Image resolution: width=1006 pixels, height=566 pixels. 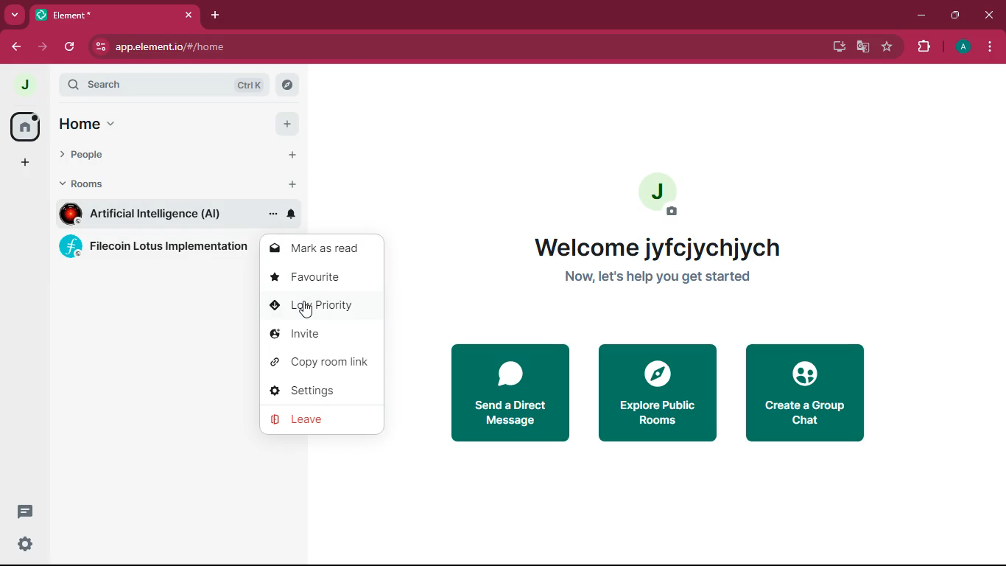 What do you see at coordinates (13, 15) in the screenshot?
I see `more` at bounding box center [13, 15].